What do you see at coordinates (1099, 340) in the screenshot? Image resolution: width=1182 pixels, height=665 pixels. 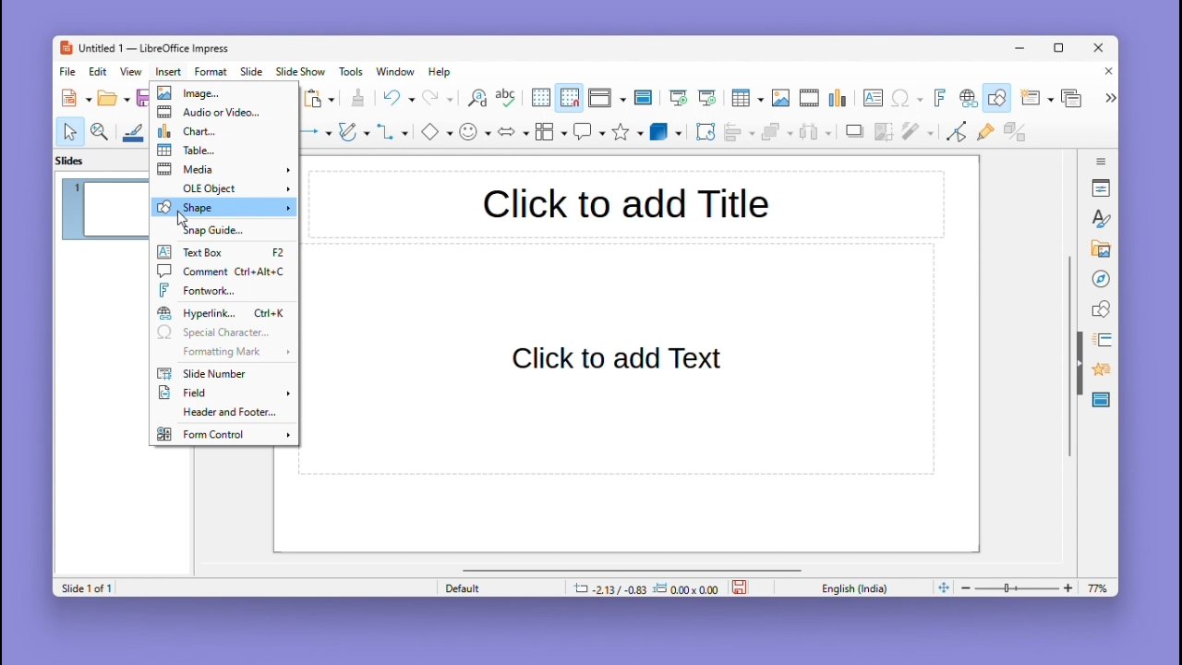 I see `Animation` at bounding box center [1099, 340].